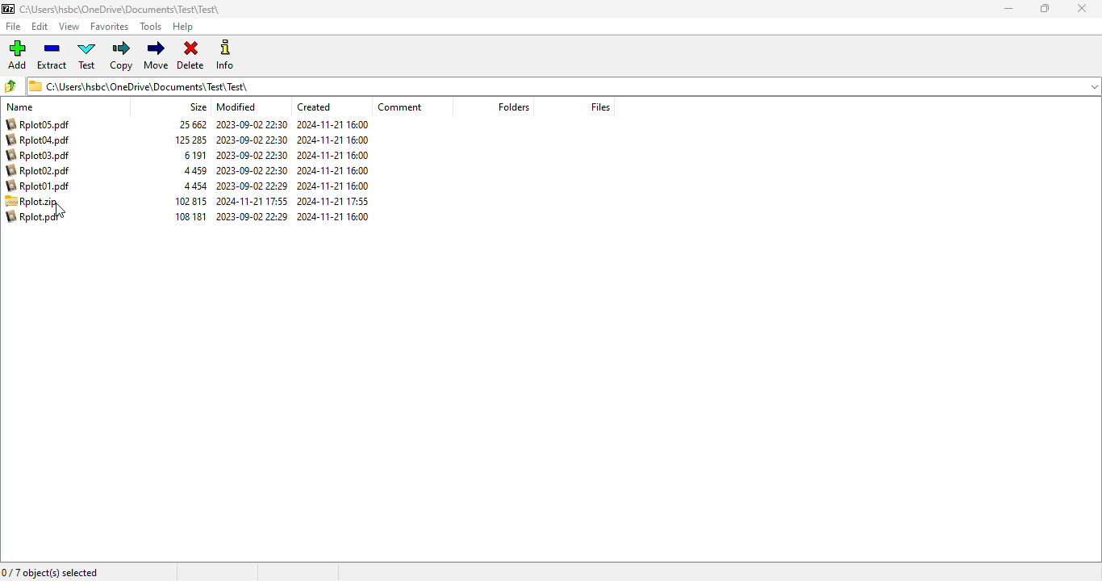 This screenshot has height=581, width=1102. I want to click on extract, so click(51, 55).